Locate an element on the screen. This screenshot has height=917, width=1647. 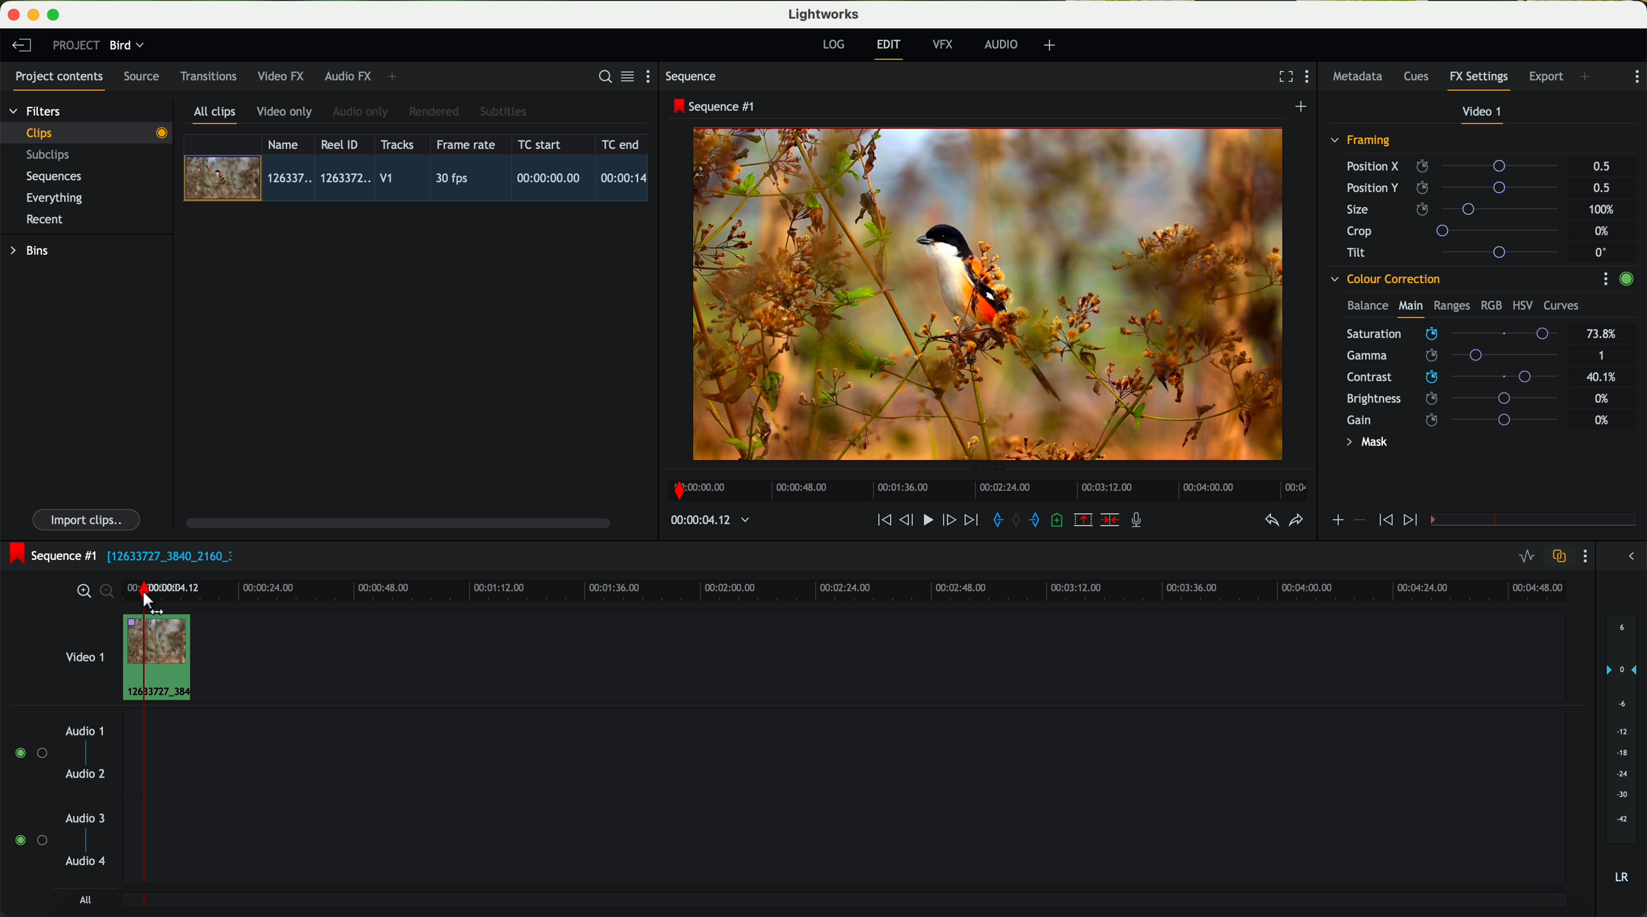
framing is located at coordinates (1361, 142).